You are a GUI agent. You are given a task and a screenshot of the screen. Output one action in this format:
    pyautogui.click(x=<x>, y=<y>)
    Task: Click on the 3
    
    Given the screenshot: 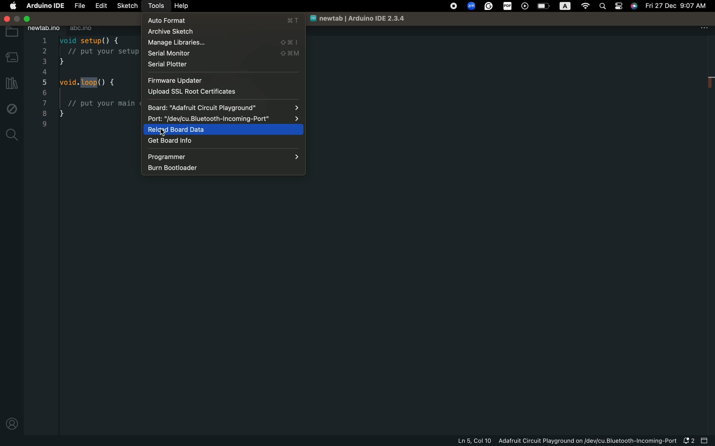 What is the action you would take?
    pyautogui.click(x=44, y=61)
    